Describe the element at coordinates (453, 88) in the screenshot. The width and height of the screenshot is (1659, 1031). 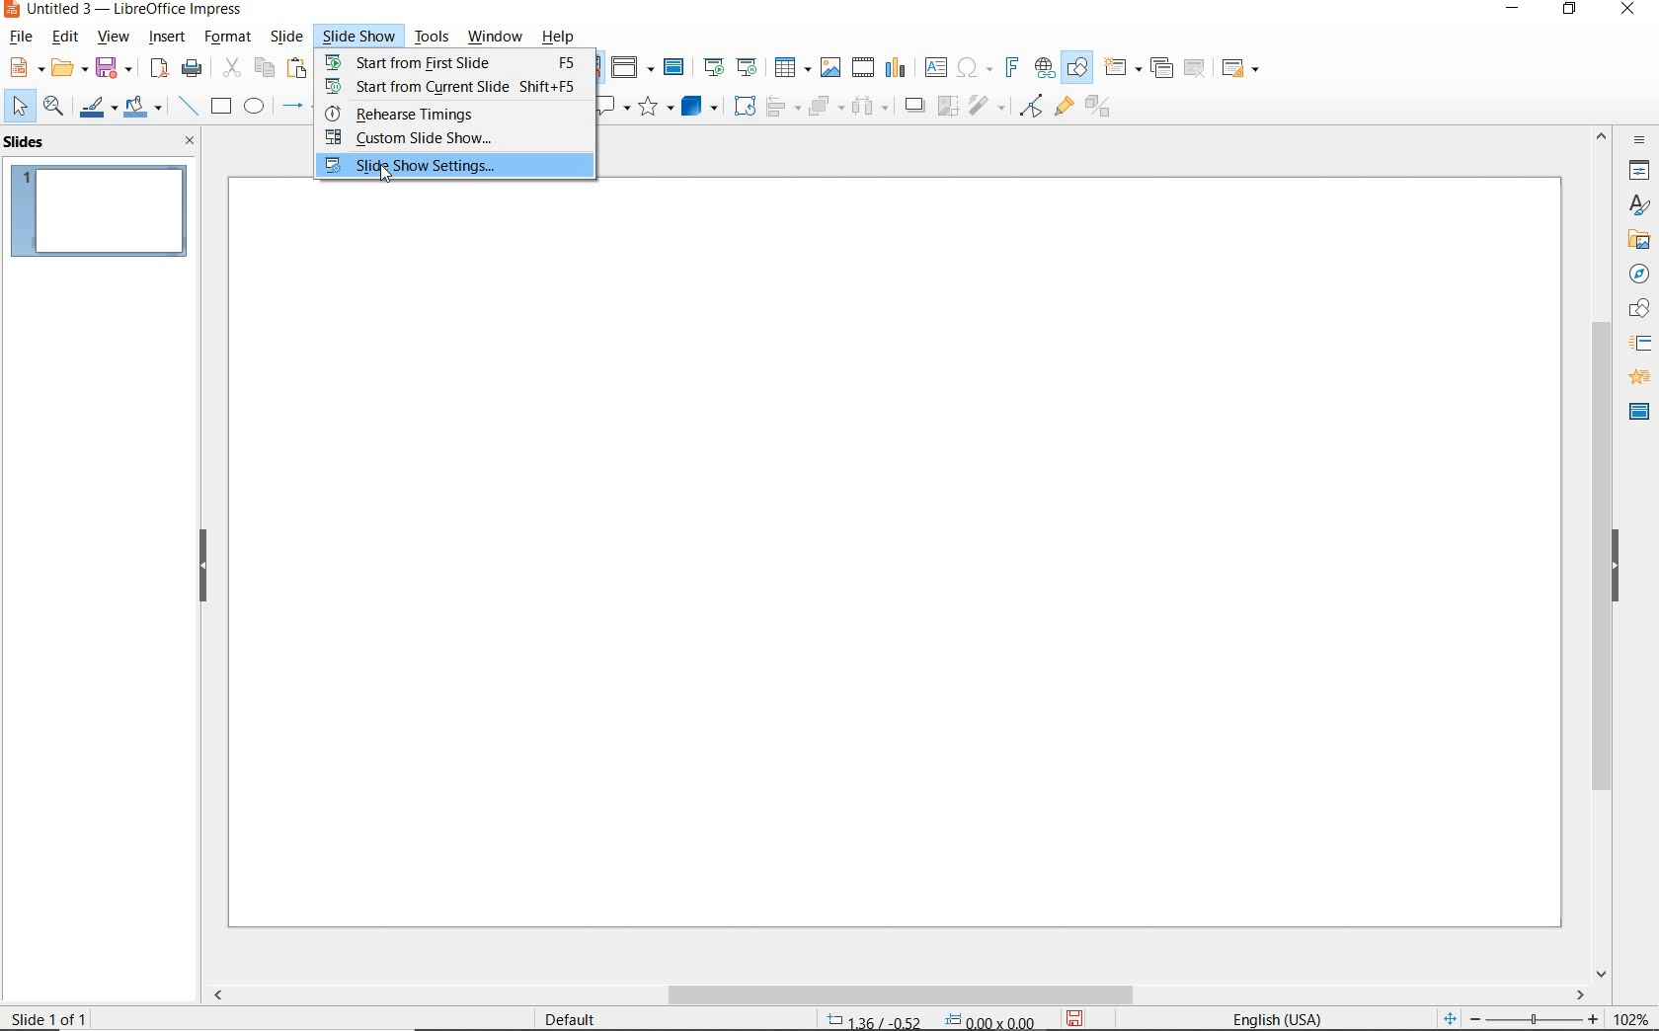
I see `START FROM CURRENT SLIDE ` at that location.